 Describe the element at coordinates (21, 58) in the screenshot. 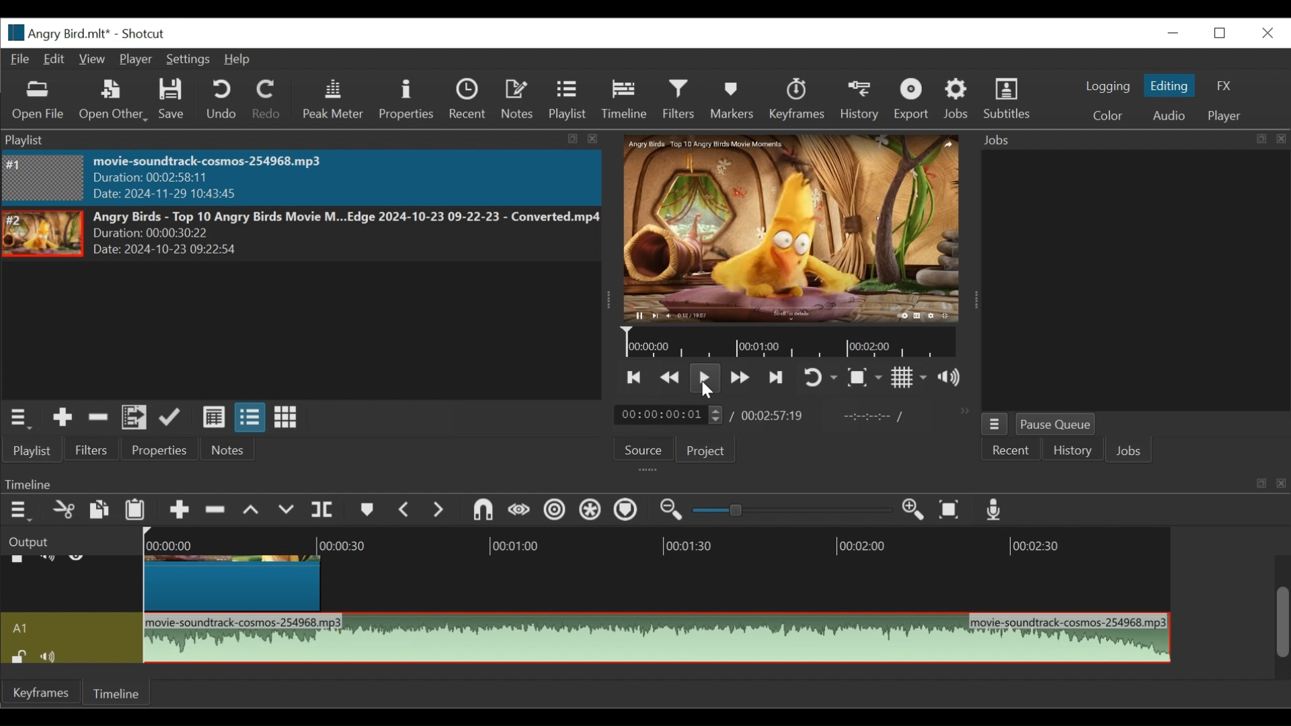

I see `File` at that location.